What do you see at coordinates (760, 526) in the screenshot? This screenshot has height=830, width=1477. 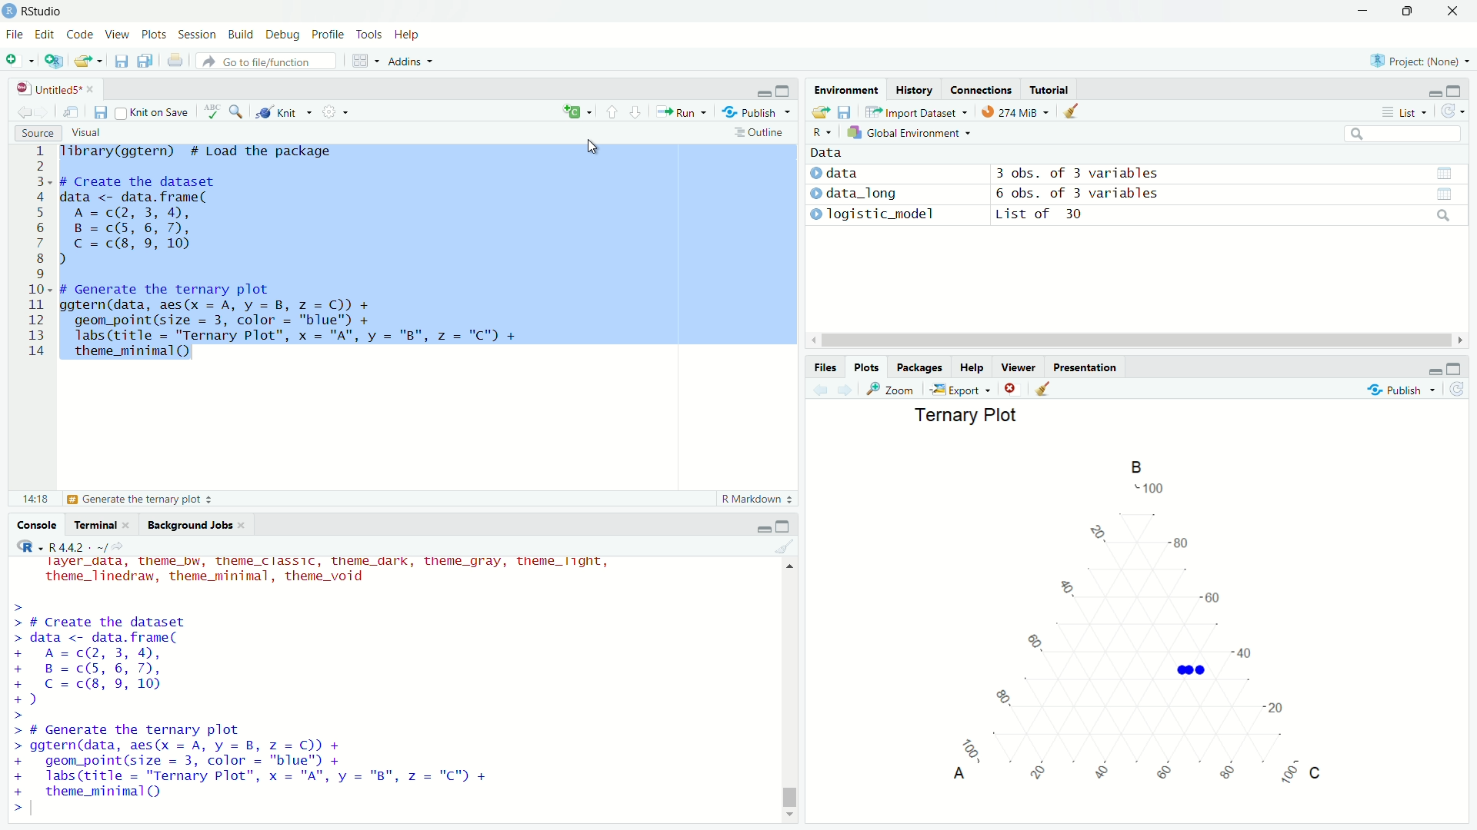 I see `minimise` at bounding box center [760, 526].